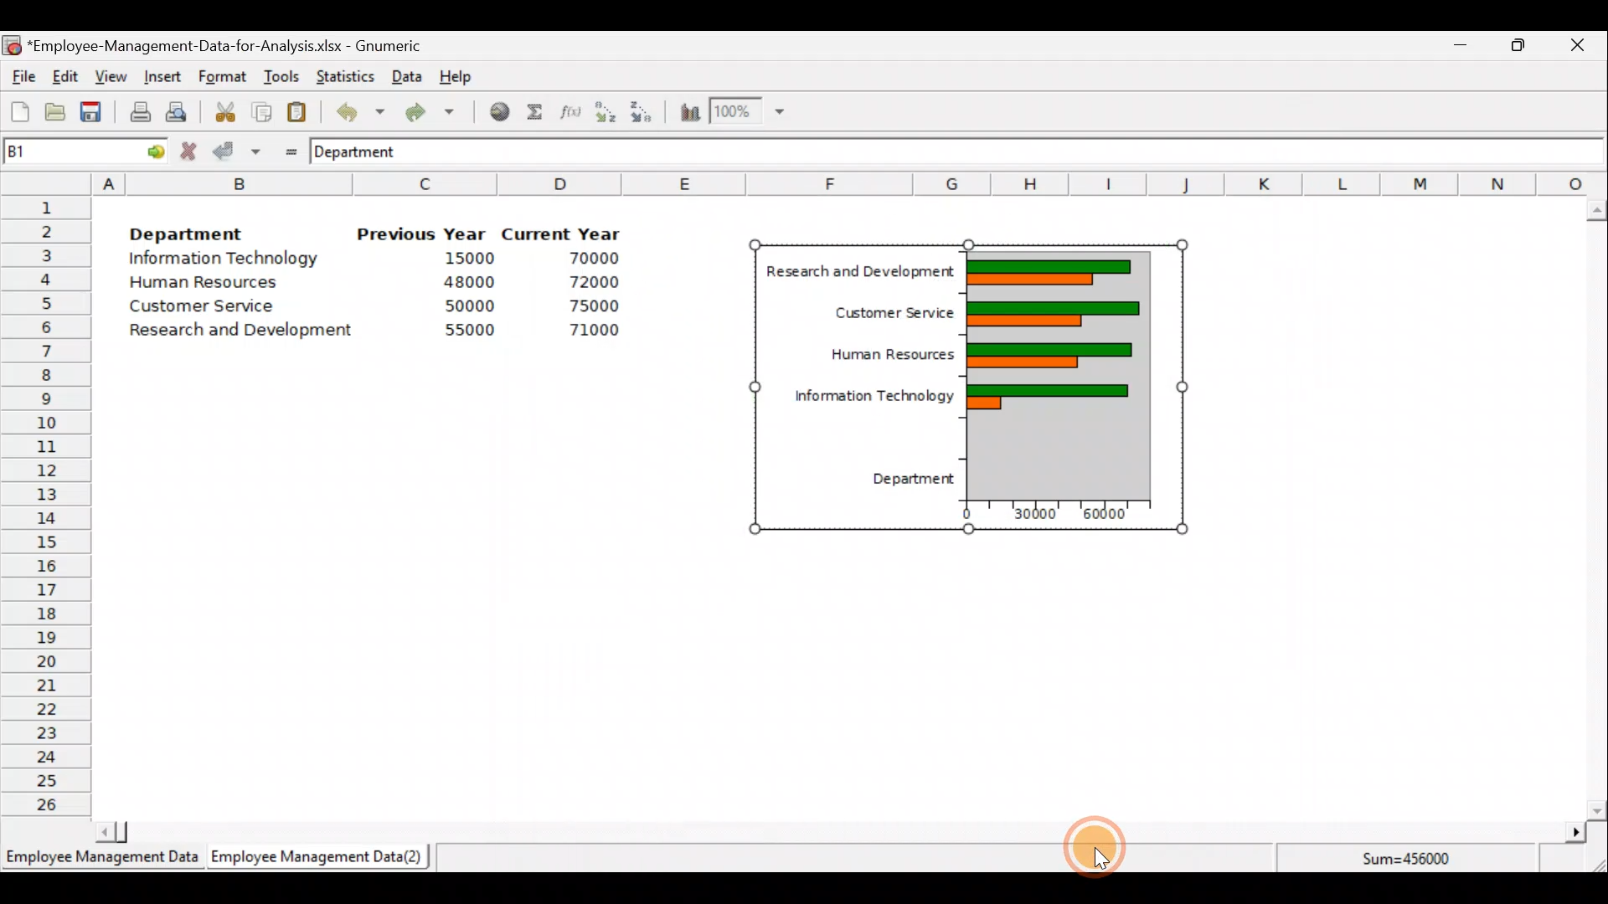  What do you see at coordinates (351, 108) in the screenshot?
I see `Undo last action` at bounding box center [351, 108].